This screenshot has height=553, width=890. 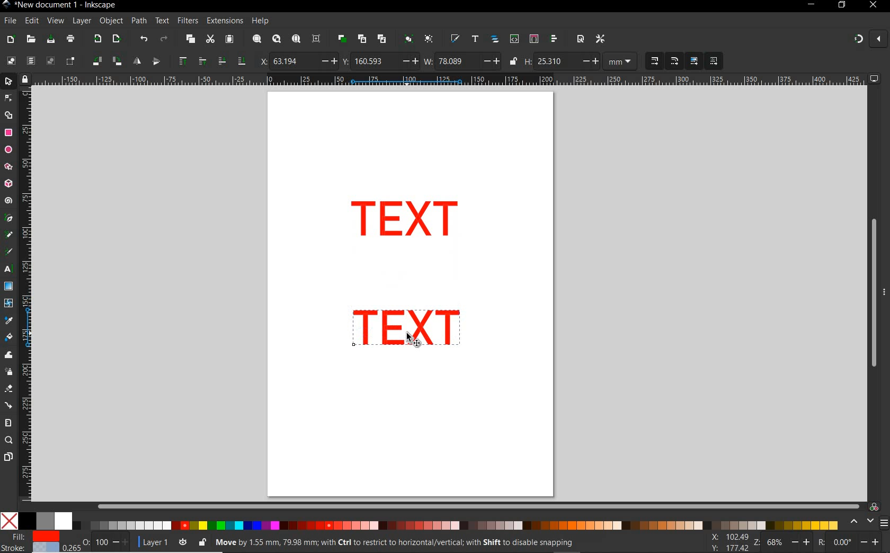 I want to click on lock/unlock to change width or height, so click(x=513, y=61).